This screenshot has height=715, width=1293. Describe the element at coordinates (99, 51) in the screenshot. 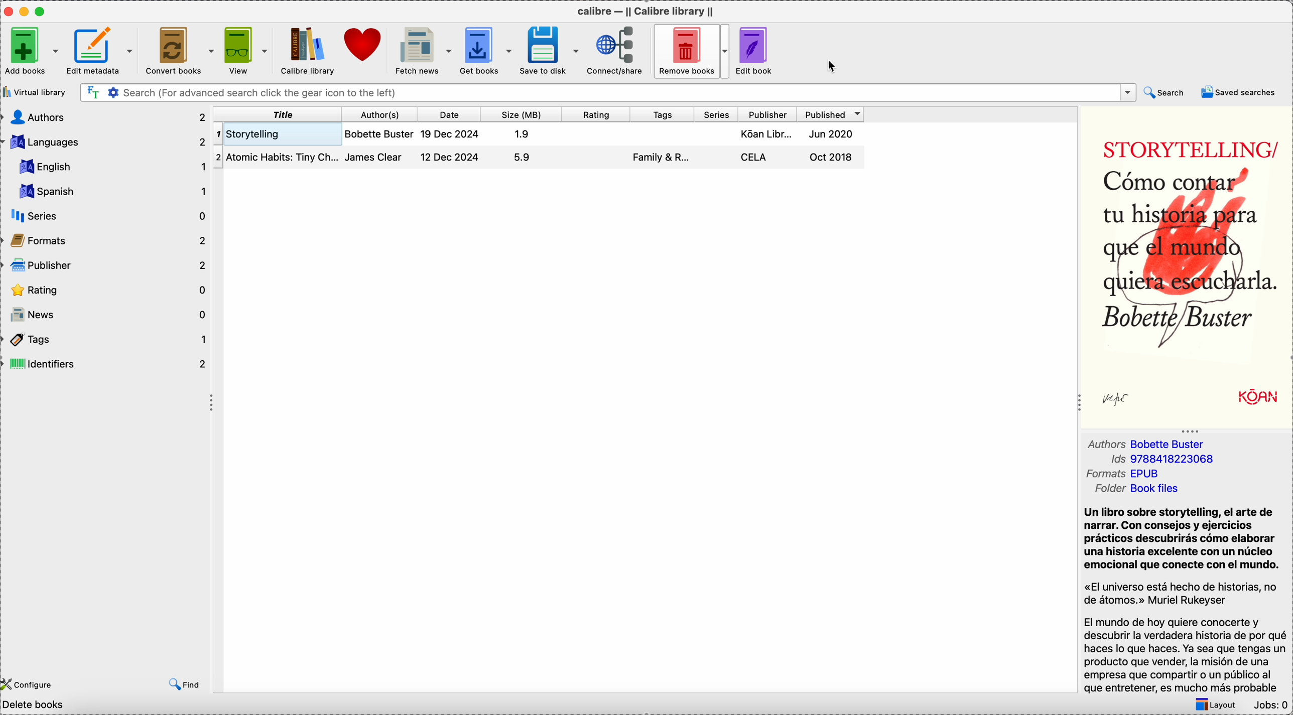

I see `edit metadata` at that location.